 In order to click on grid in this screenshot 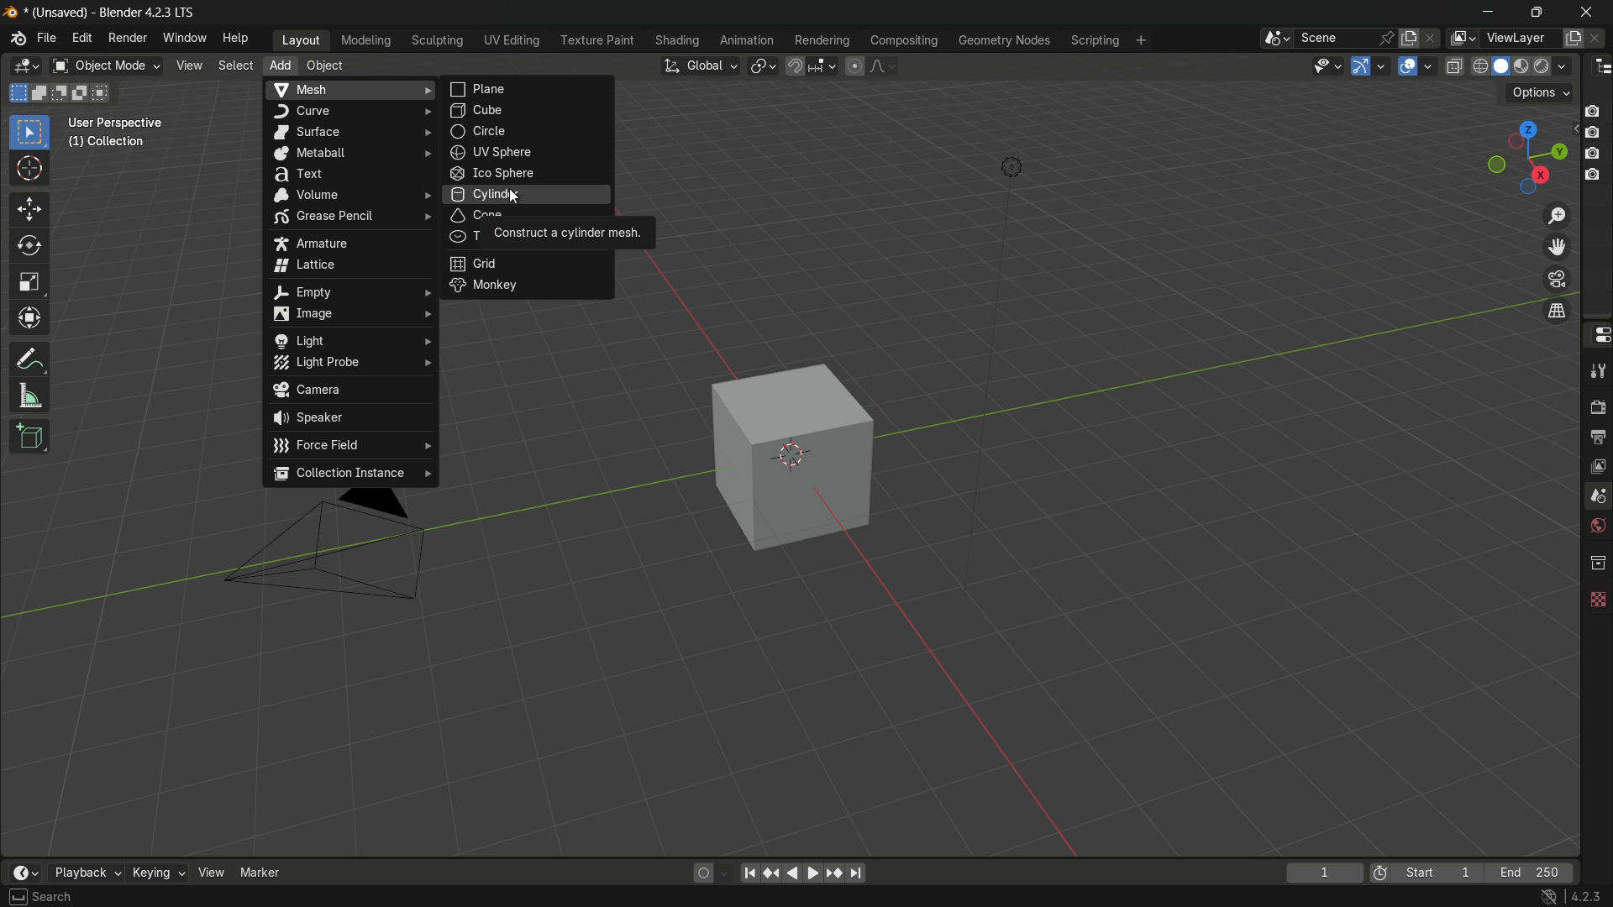, I will do `click(527, 263)`.